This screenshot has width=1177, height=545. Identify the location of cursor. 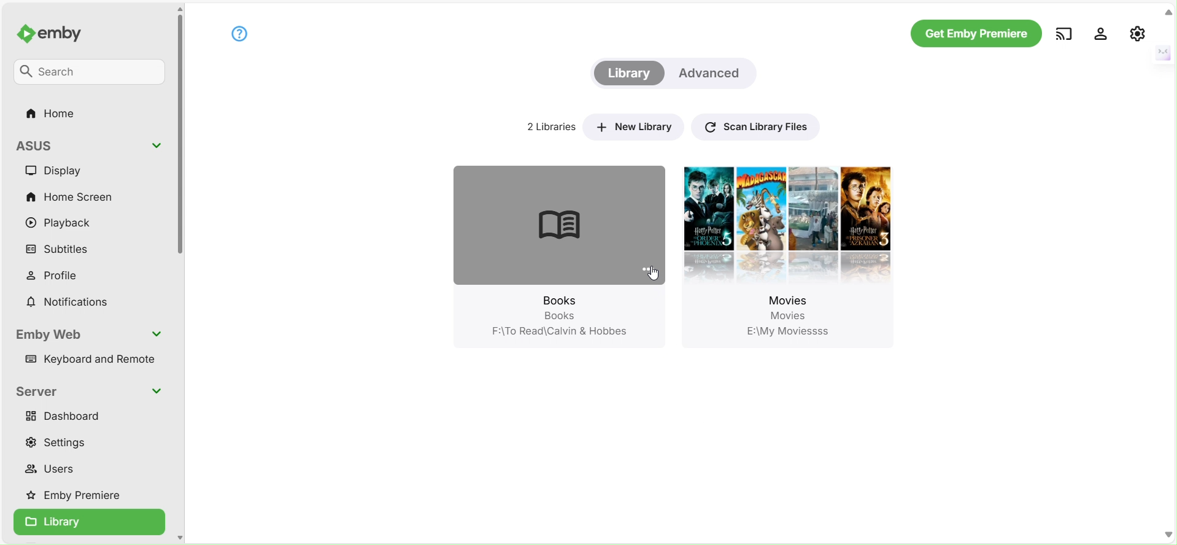
(653, 276).